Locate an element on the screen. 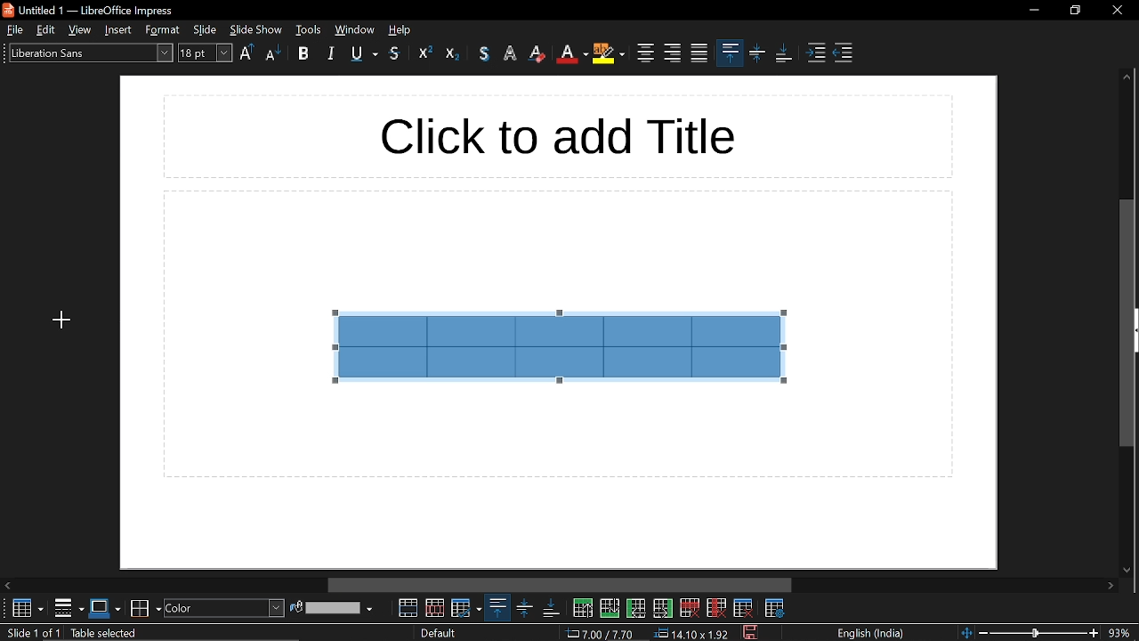 Image resolution: width=1139 pixels, height=641 pixels. center vertically is located at coordinates (521, 608).